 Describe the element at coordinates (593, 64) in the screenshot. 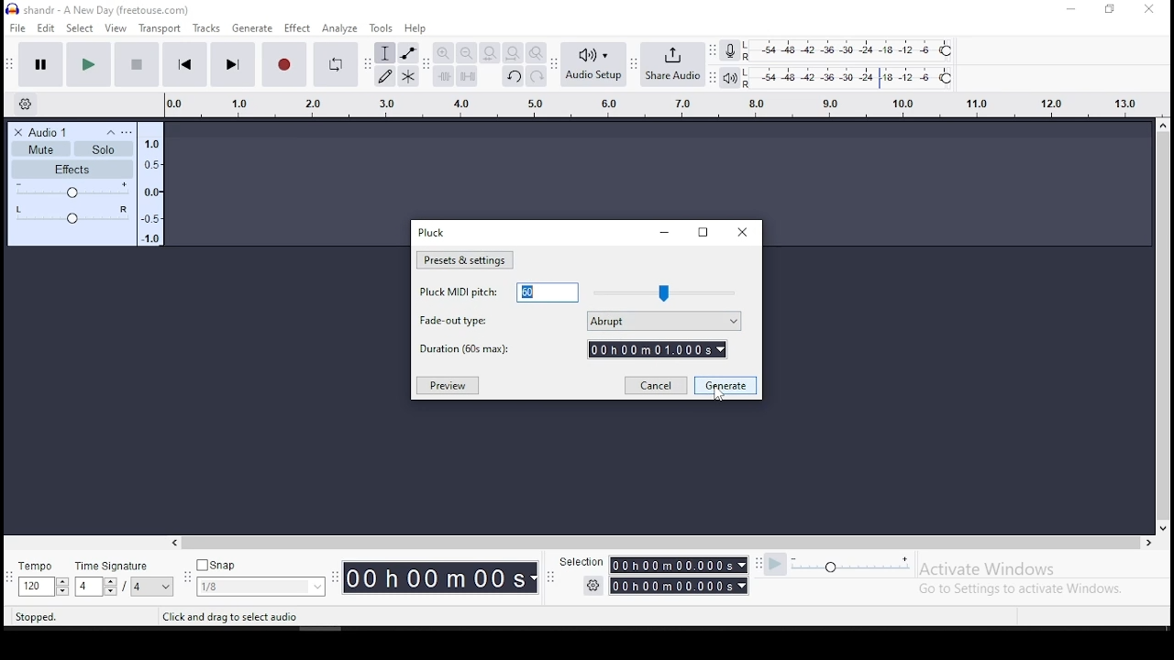

I see `audio setup` at that location.